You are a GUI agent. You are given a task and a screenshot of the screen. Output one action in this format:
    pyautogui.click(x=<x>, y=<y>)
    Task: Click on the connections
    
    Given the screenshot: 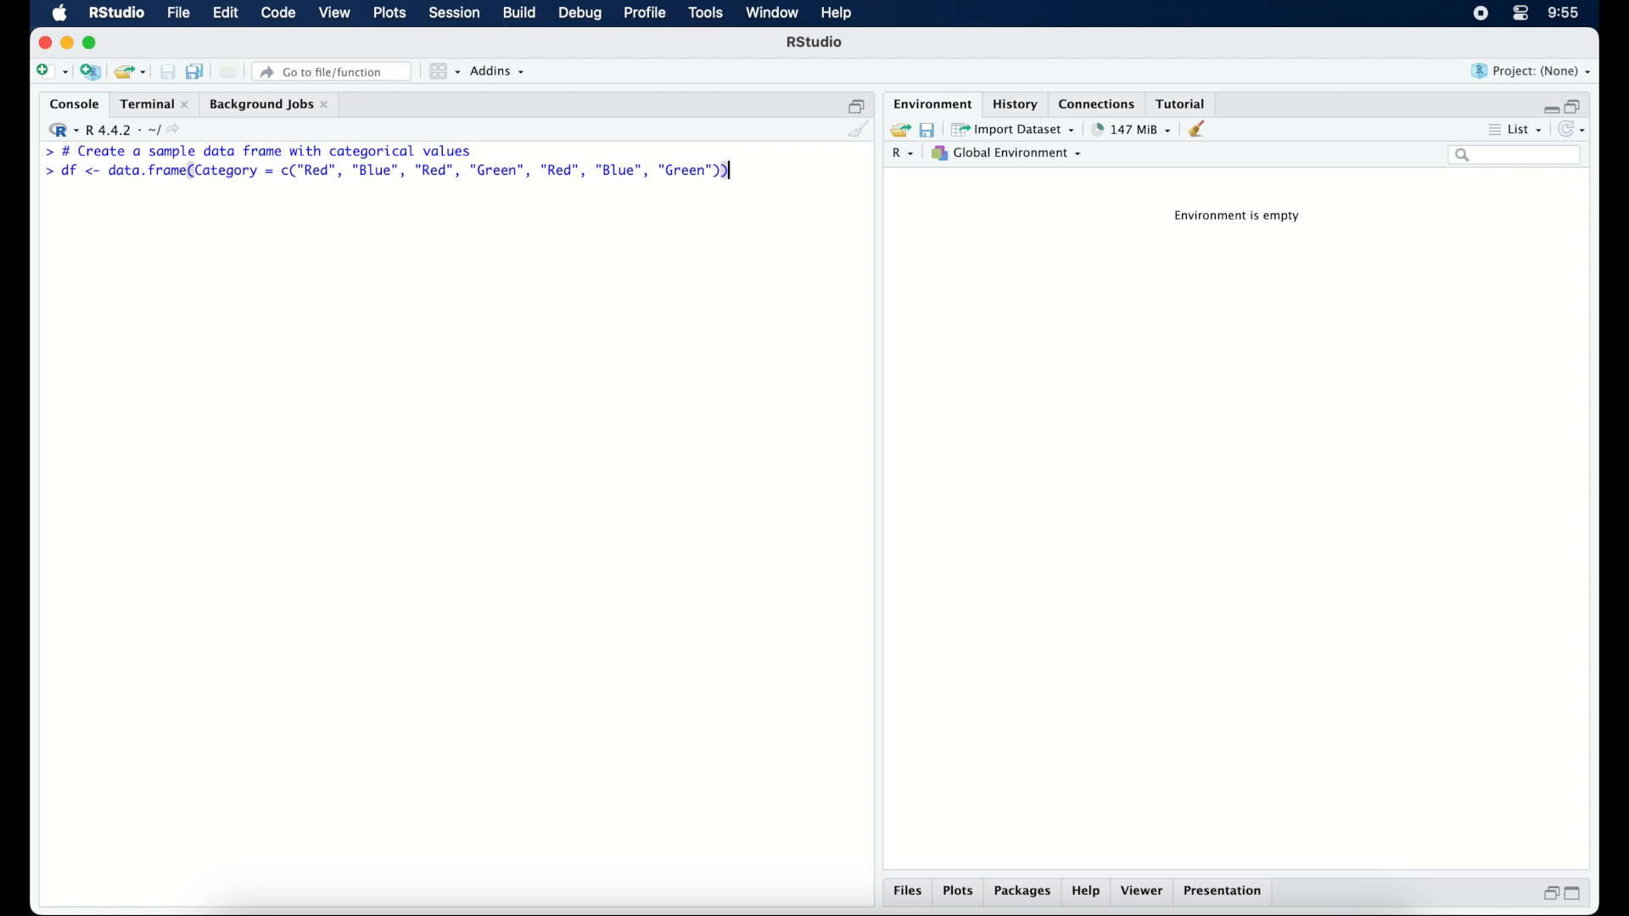 What is the action you would take?
    pyautogui.click(x=1099, y=103)
    